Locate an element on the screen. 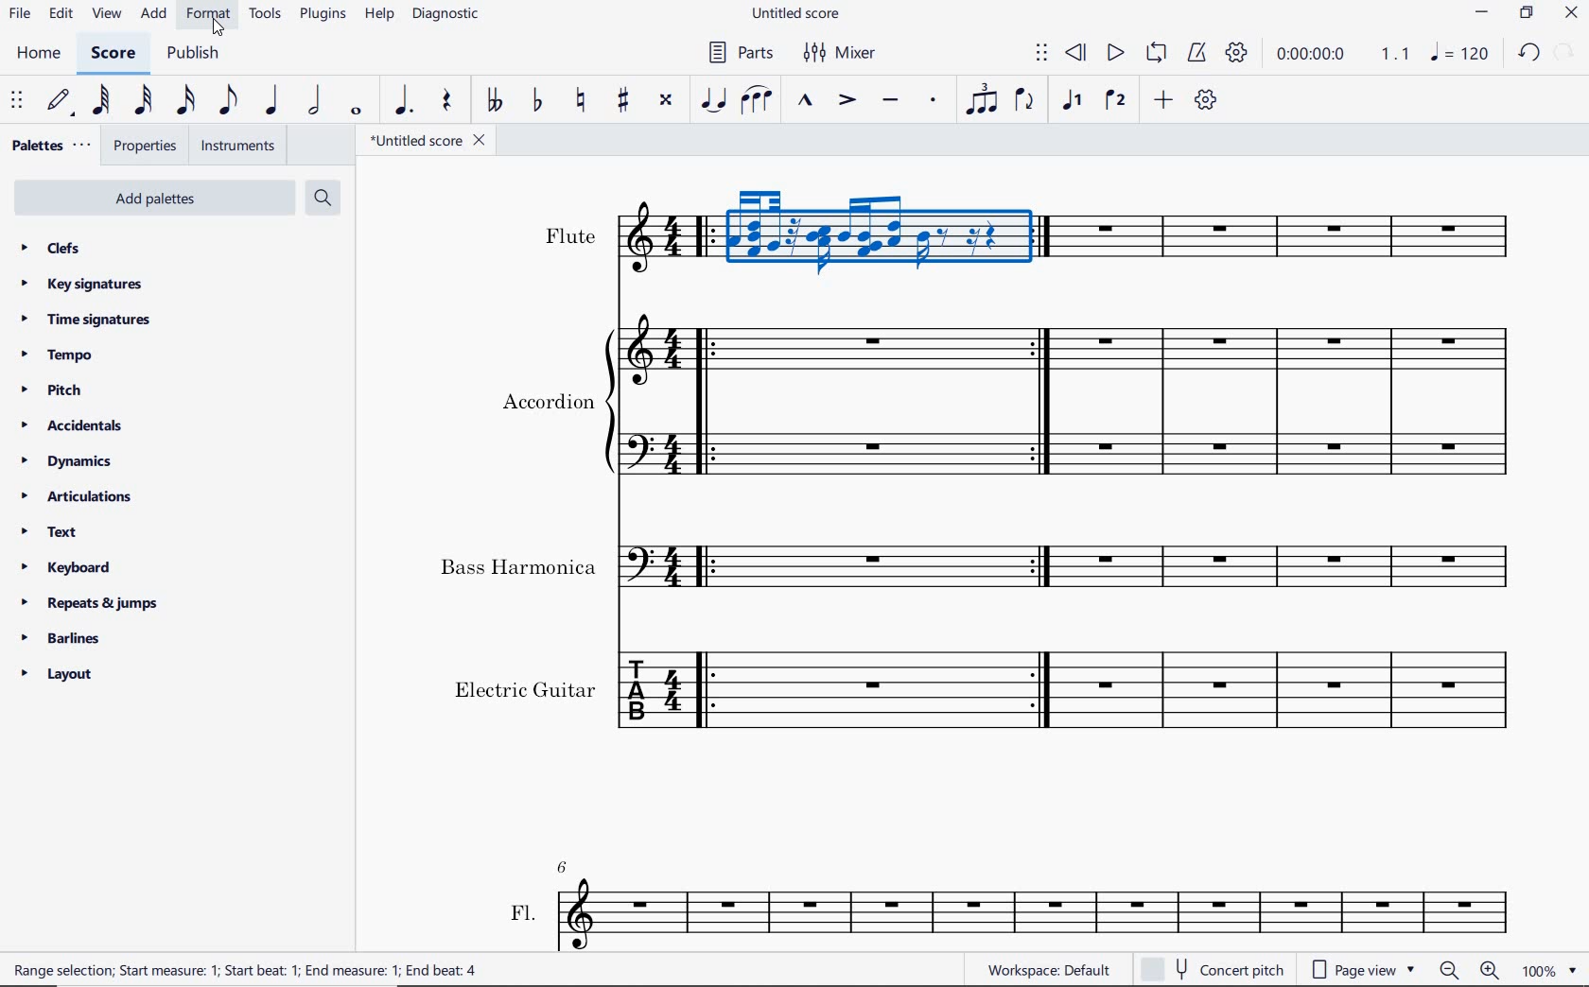 The image size is (1589, 987). ZOOM OUT OR ZOOM IN is located at coordinates (1469, 971).